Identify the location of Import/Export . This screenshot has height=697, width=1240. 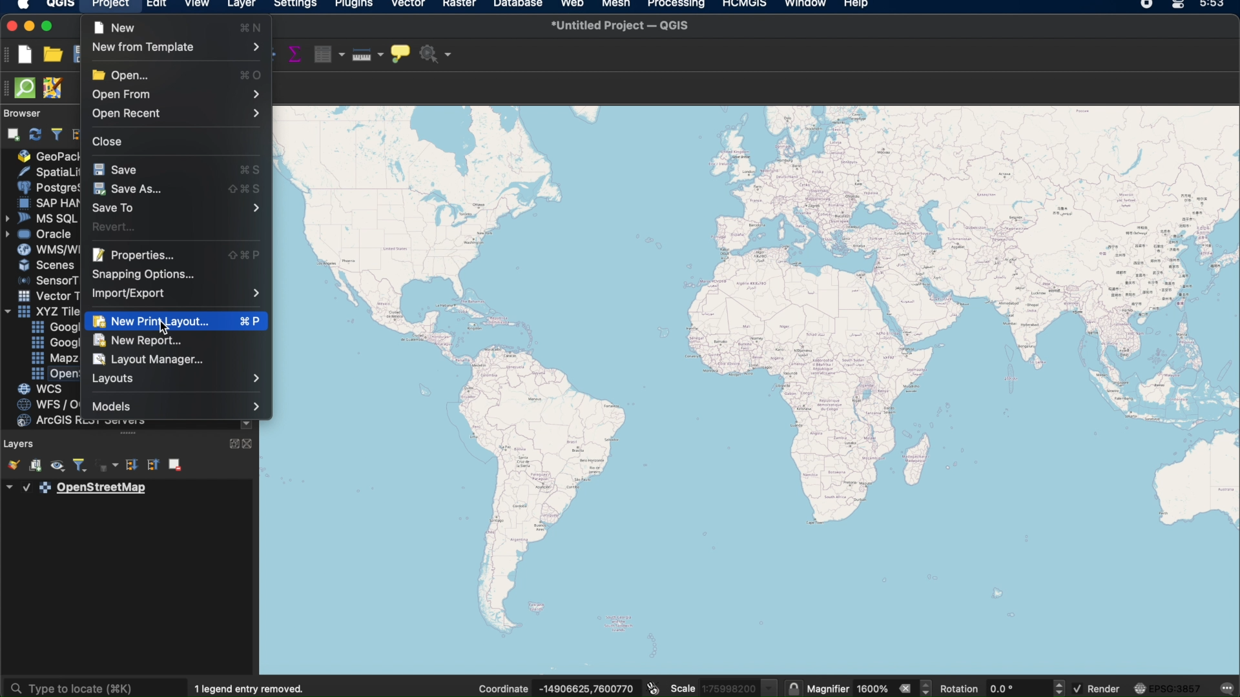
(177, 293).